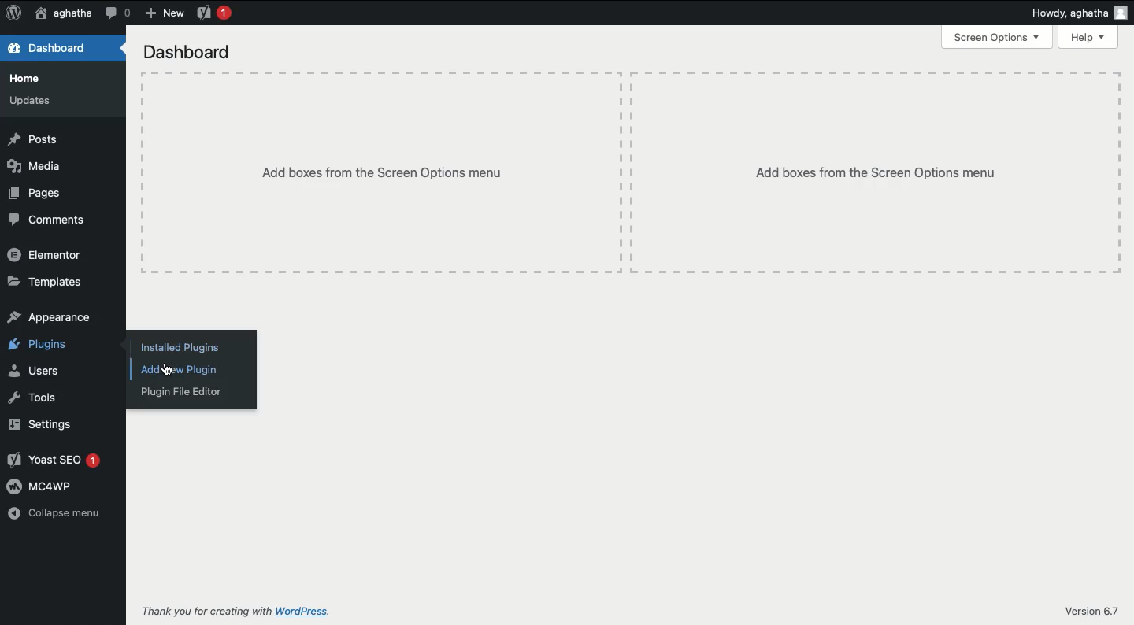 This screenshot has height=625, width=1134. Describe the element at coordinates (43, 487) in the screenshot. I see `MC4WP` at that location.